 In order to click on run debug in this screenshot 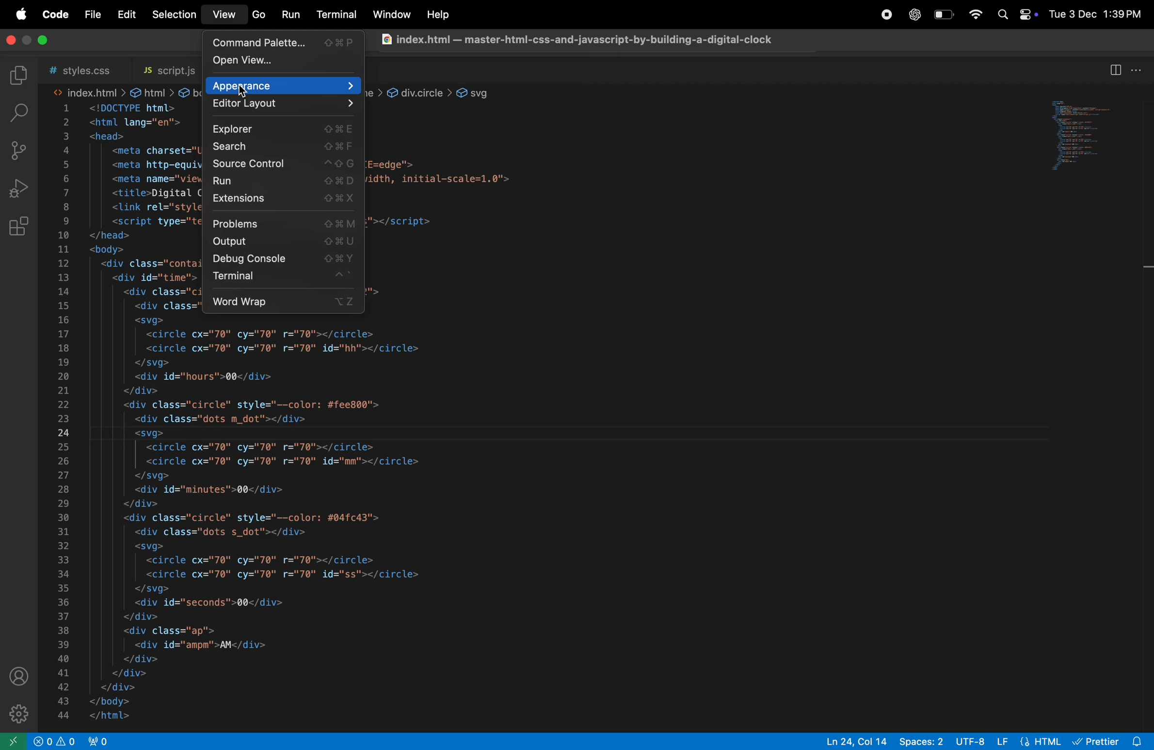, I will do `click(20, 188)`.